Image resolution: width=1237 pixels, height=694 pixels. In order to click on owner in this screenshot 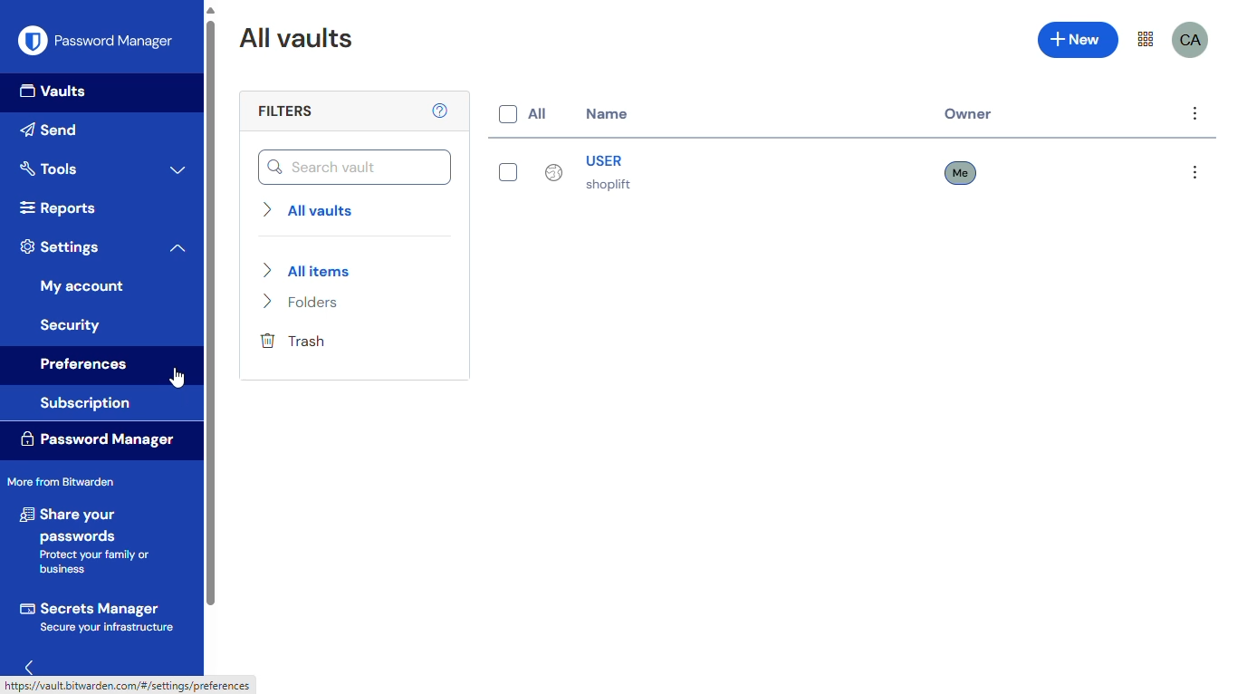, I will do `click(969, 114)`.